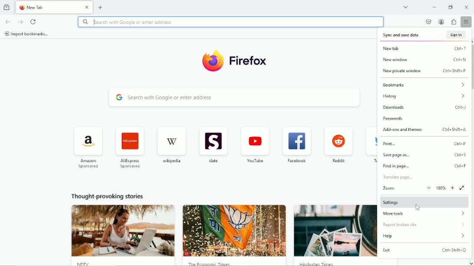 The image size is (474, 266). Describe the element at coordinates (424, 130) in the screenshot. I see `Add-ons and themes` at that location.